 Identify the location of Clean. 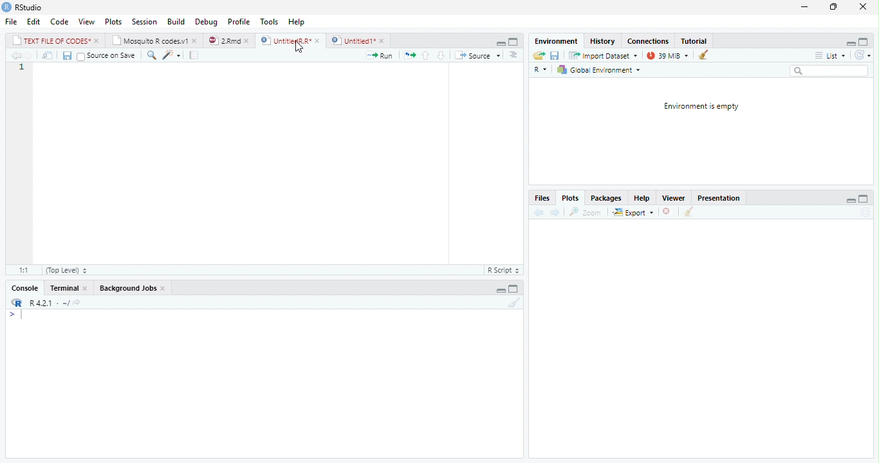
(689, 212).